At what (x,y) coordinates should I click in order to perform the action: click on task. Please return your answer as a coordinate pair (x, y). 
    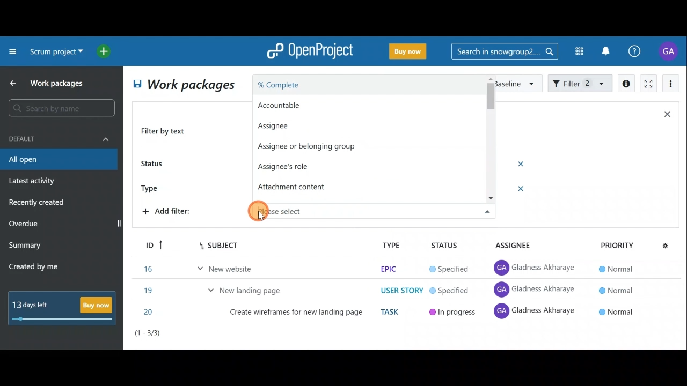
    Looking at the image, I should click on (392, 312).